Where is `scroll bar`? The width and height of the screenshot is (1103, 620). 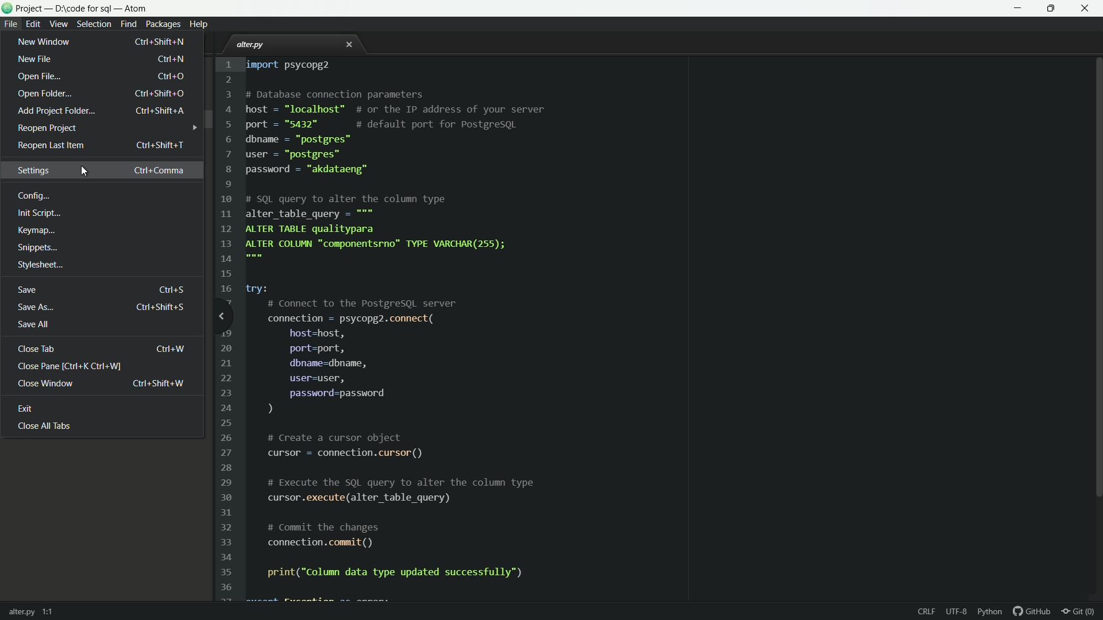
scroll bar is located at coordinates (1096, 280).